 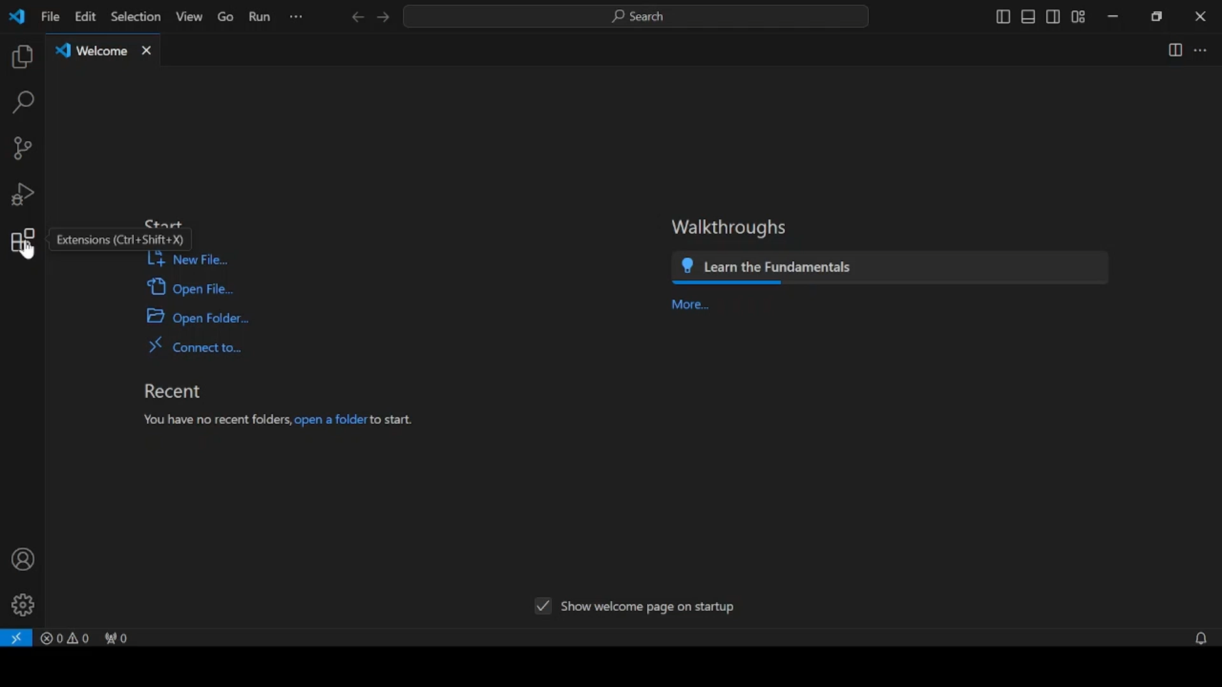 I want to click on cursor, so click(x=29, y=256).